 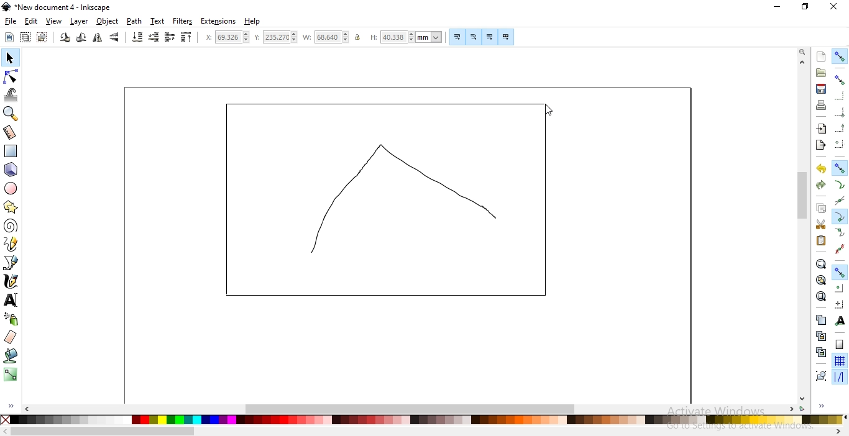 What do you see at coordinates (838, 167) in the screenshot?
I see `snap nodes, paths and handles` at bounding box center [838, 167].